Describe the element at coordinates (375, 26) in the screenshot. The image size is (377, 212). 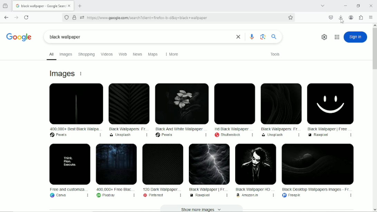
I see `scroll up` at that location.